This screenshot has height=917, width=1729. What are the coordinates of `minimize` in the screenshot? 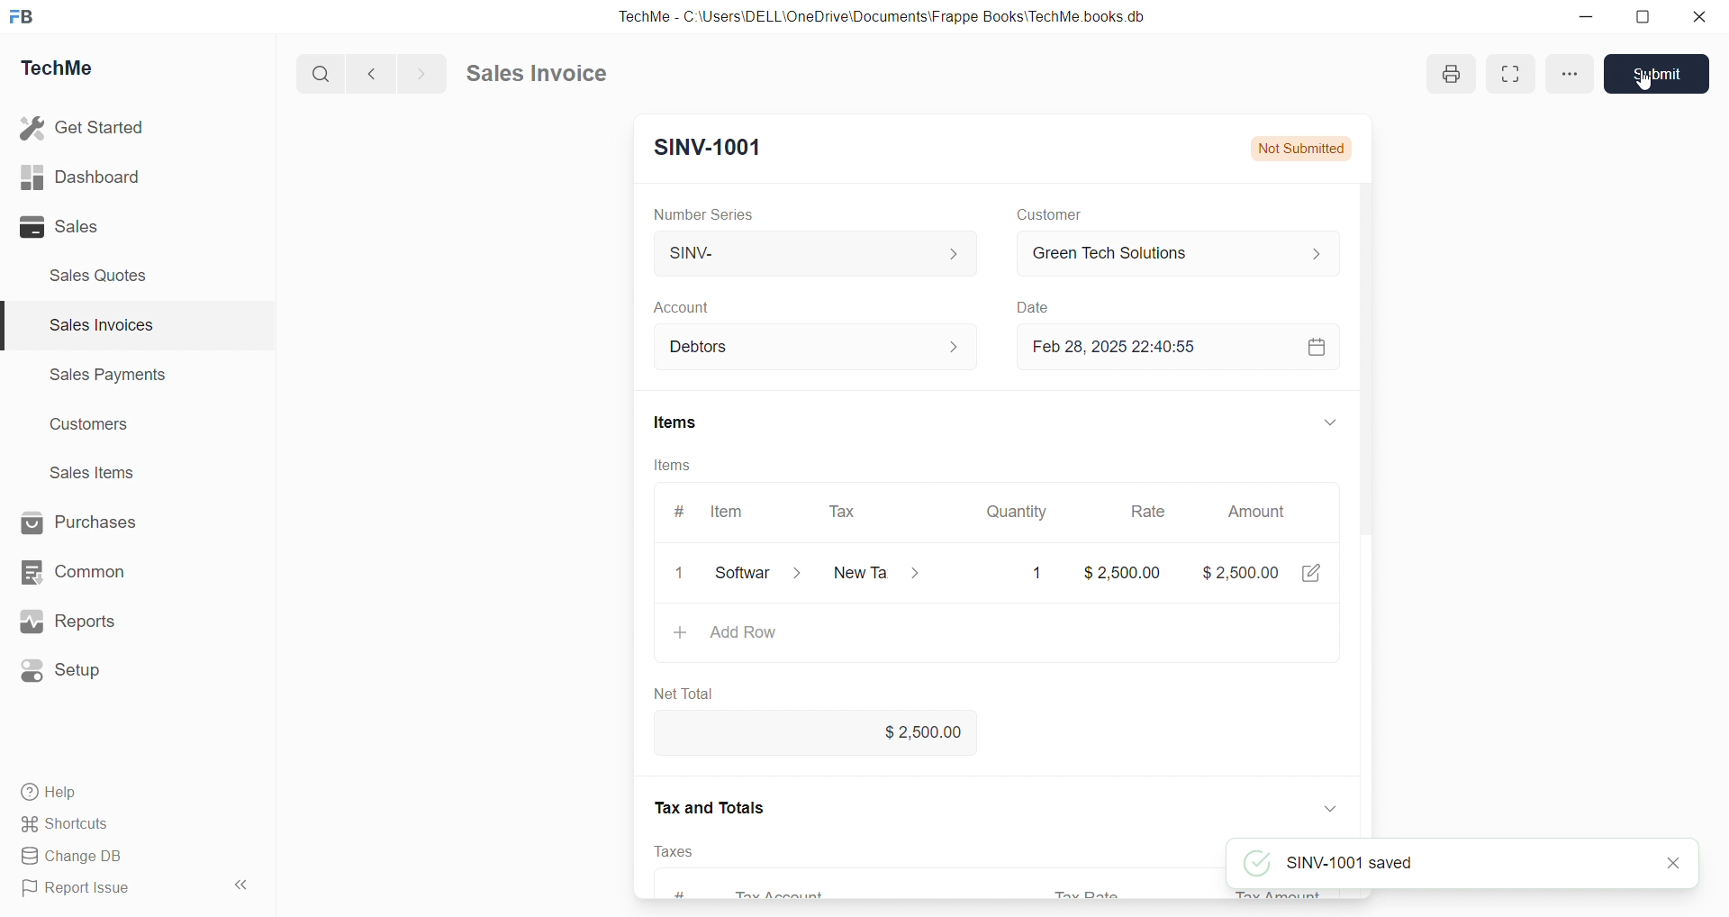 It's located at (1585, 16).